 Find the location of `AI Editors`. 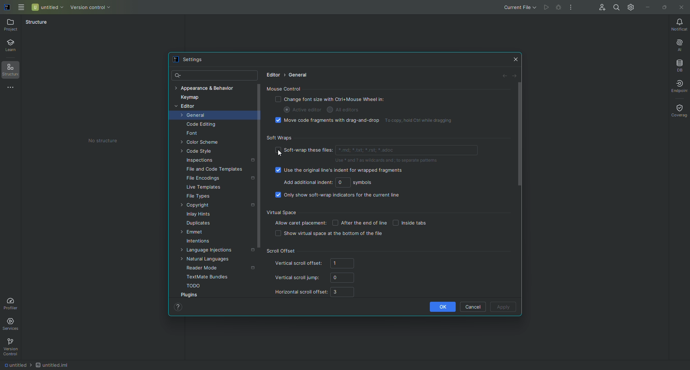

AI Editors is located at coordinates (351, 110).